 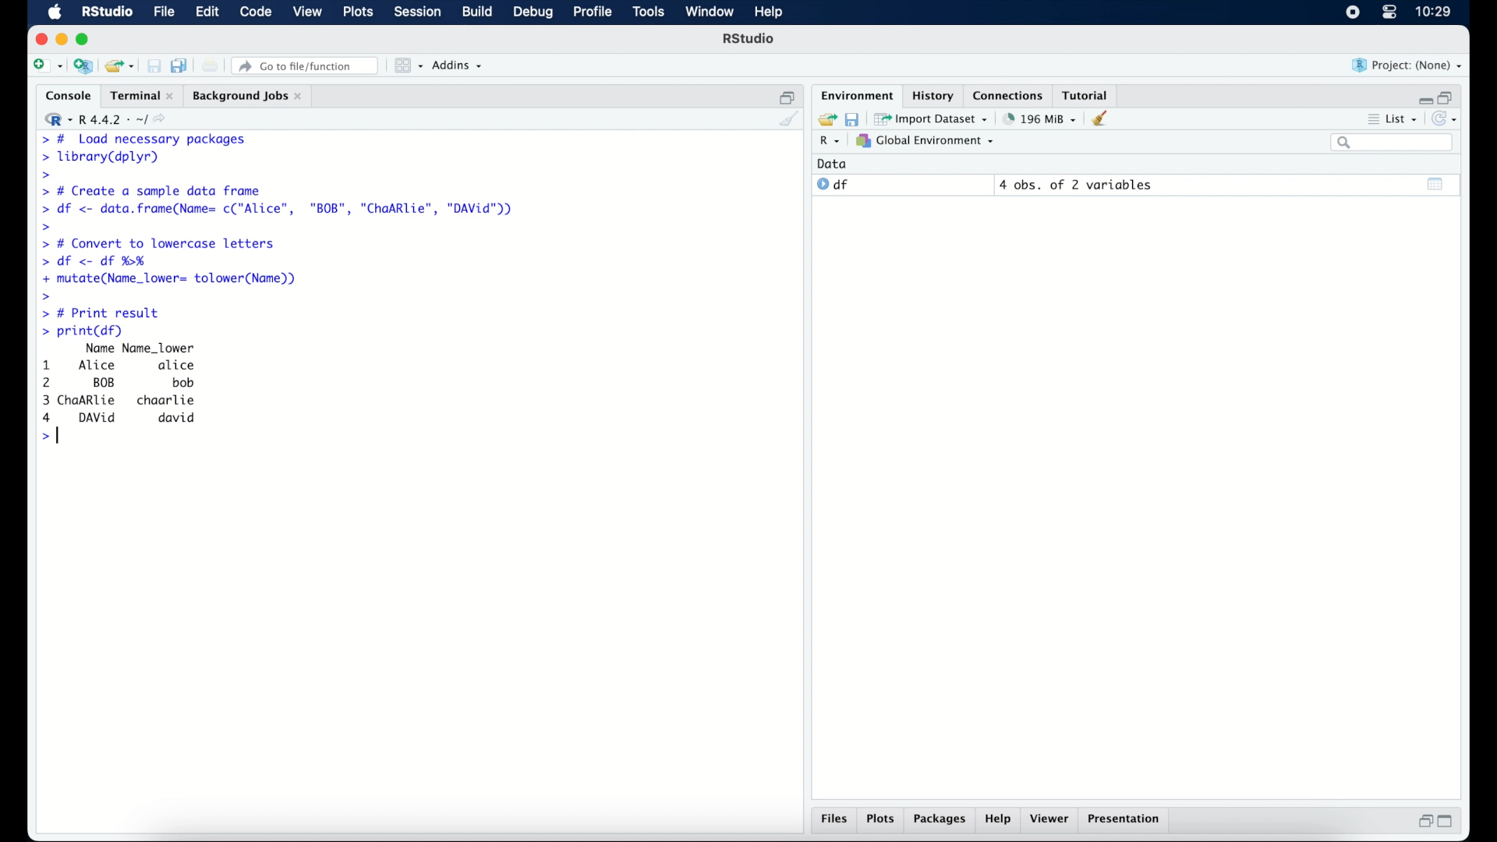 I want to click on profile, so click(x=593, y=12).